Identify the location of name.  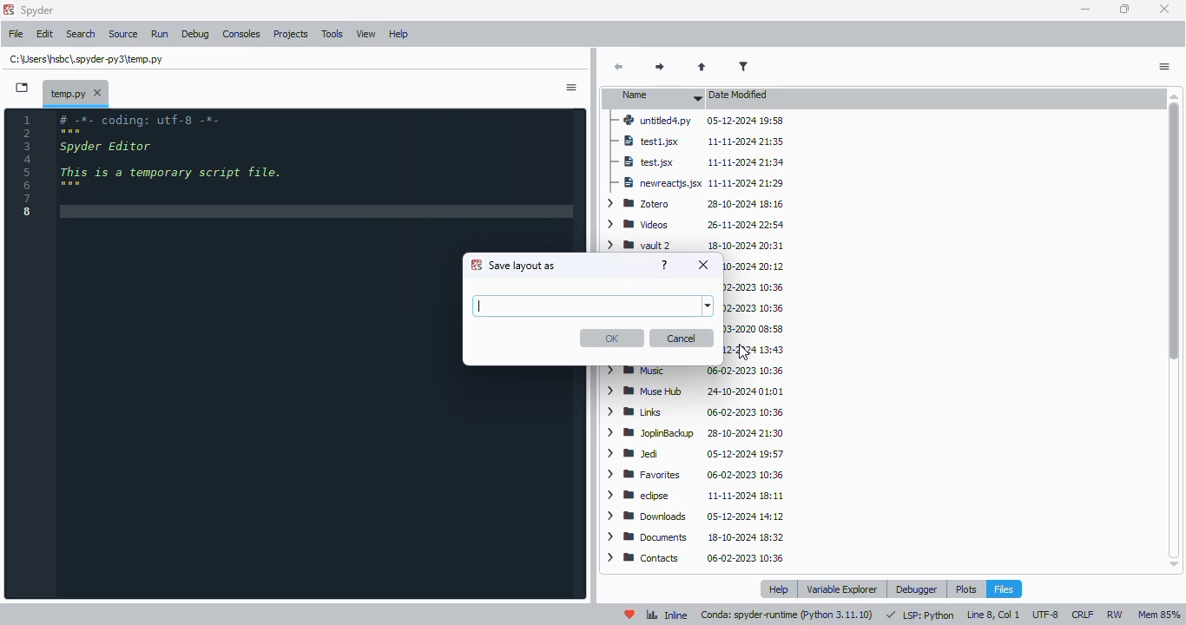
(656, 98).